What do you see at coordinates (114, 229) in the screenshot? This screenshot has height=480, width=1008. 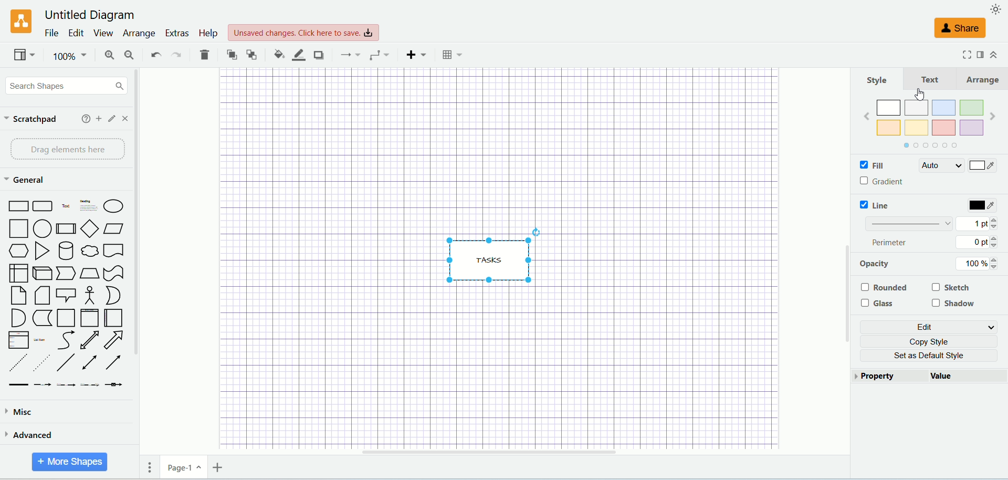 I see `Parallelogram` at bounding box center [114, 229].